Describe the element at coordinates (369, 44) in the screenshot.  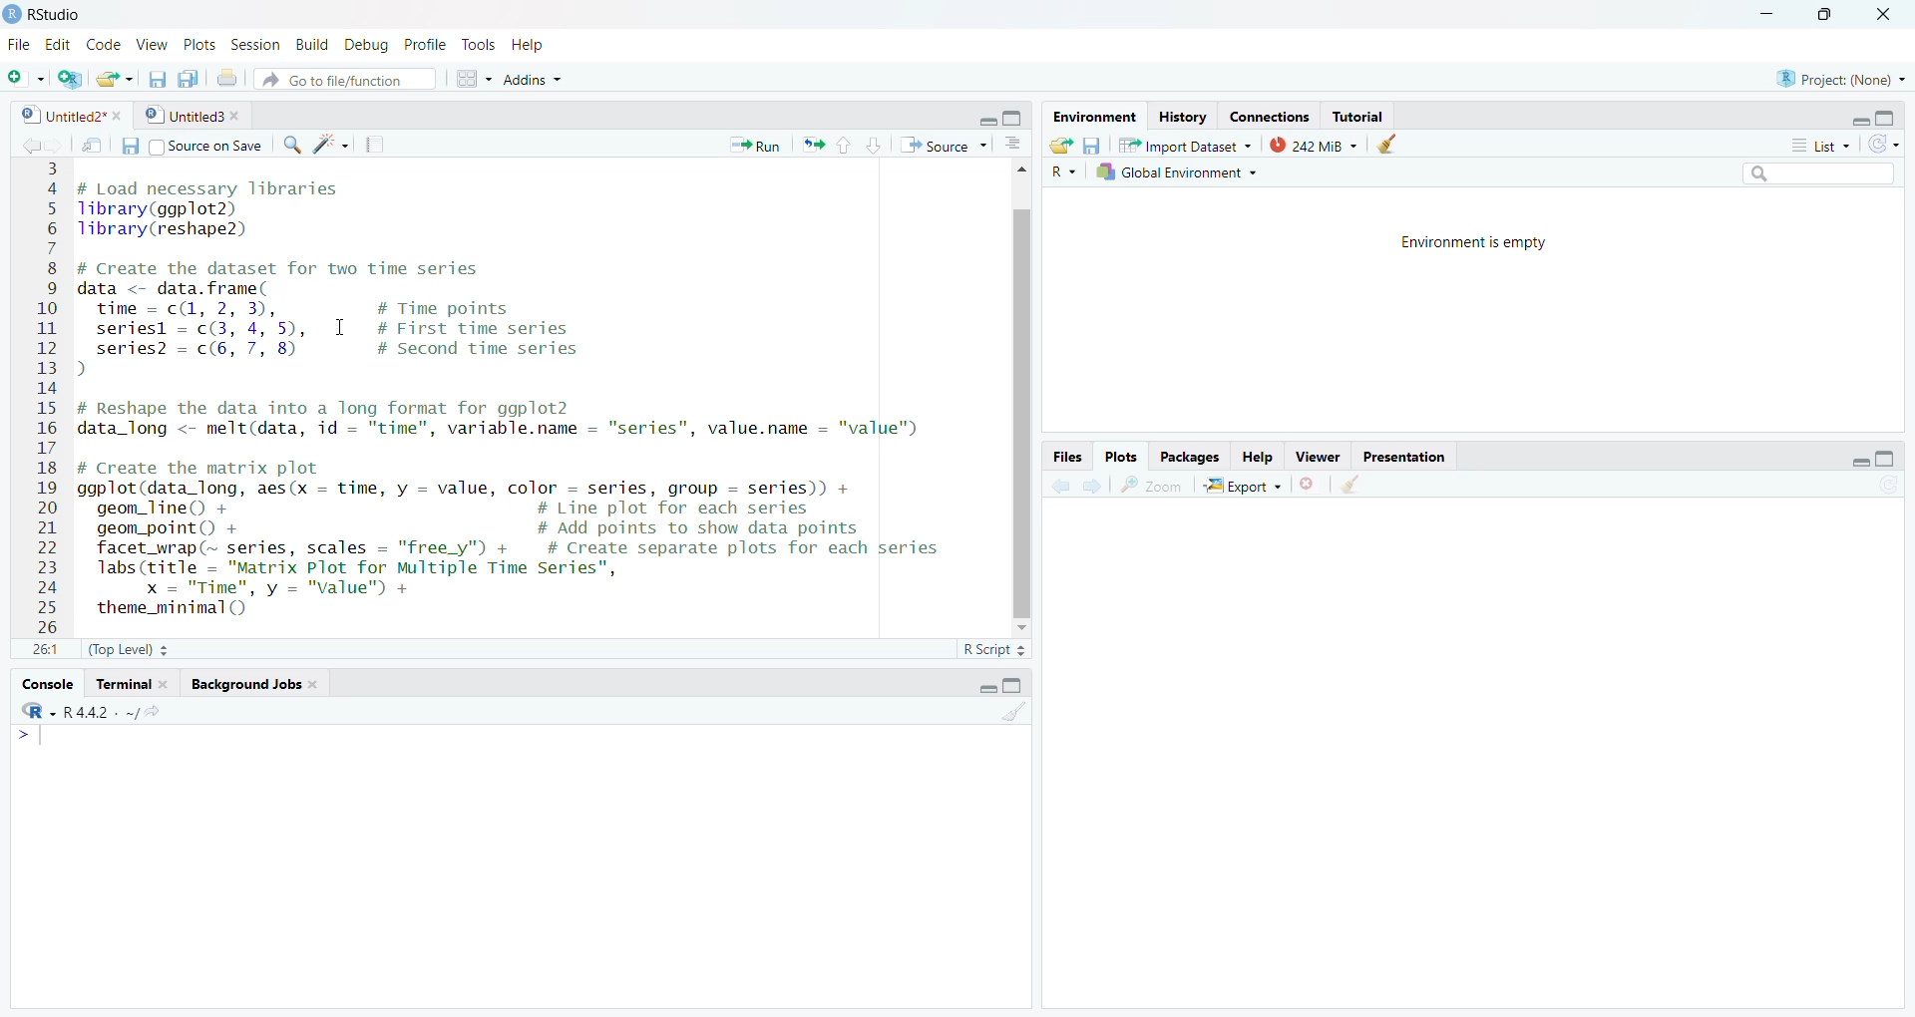
I see `Debug` at that location.